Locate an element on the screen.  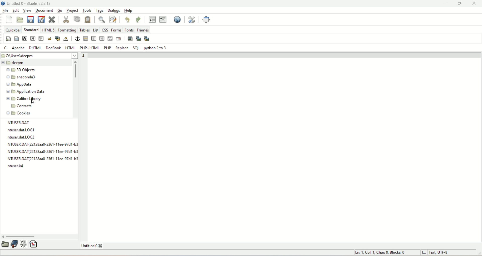
save current file is located at coordinates (30, 19).